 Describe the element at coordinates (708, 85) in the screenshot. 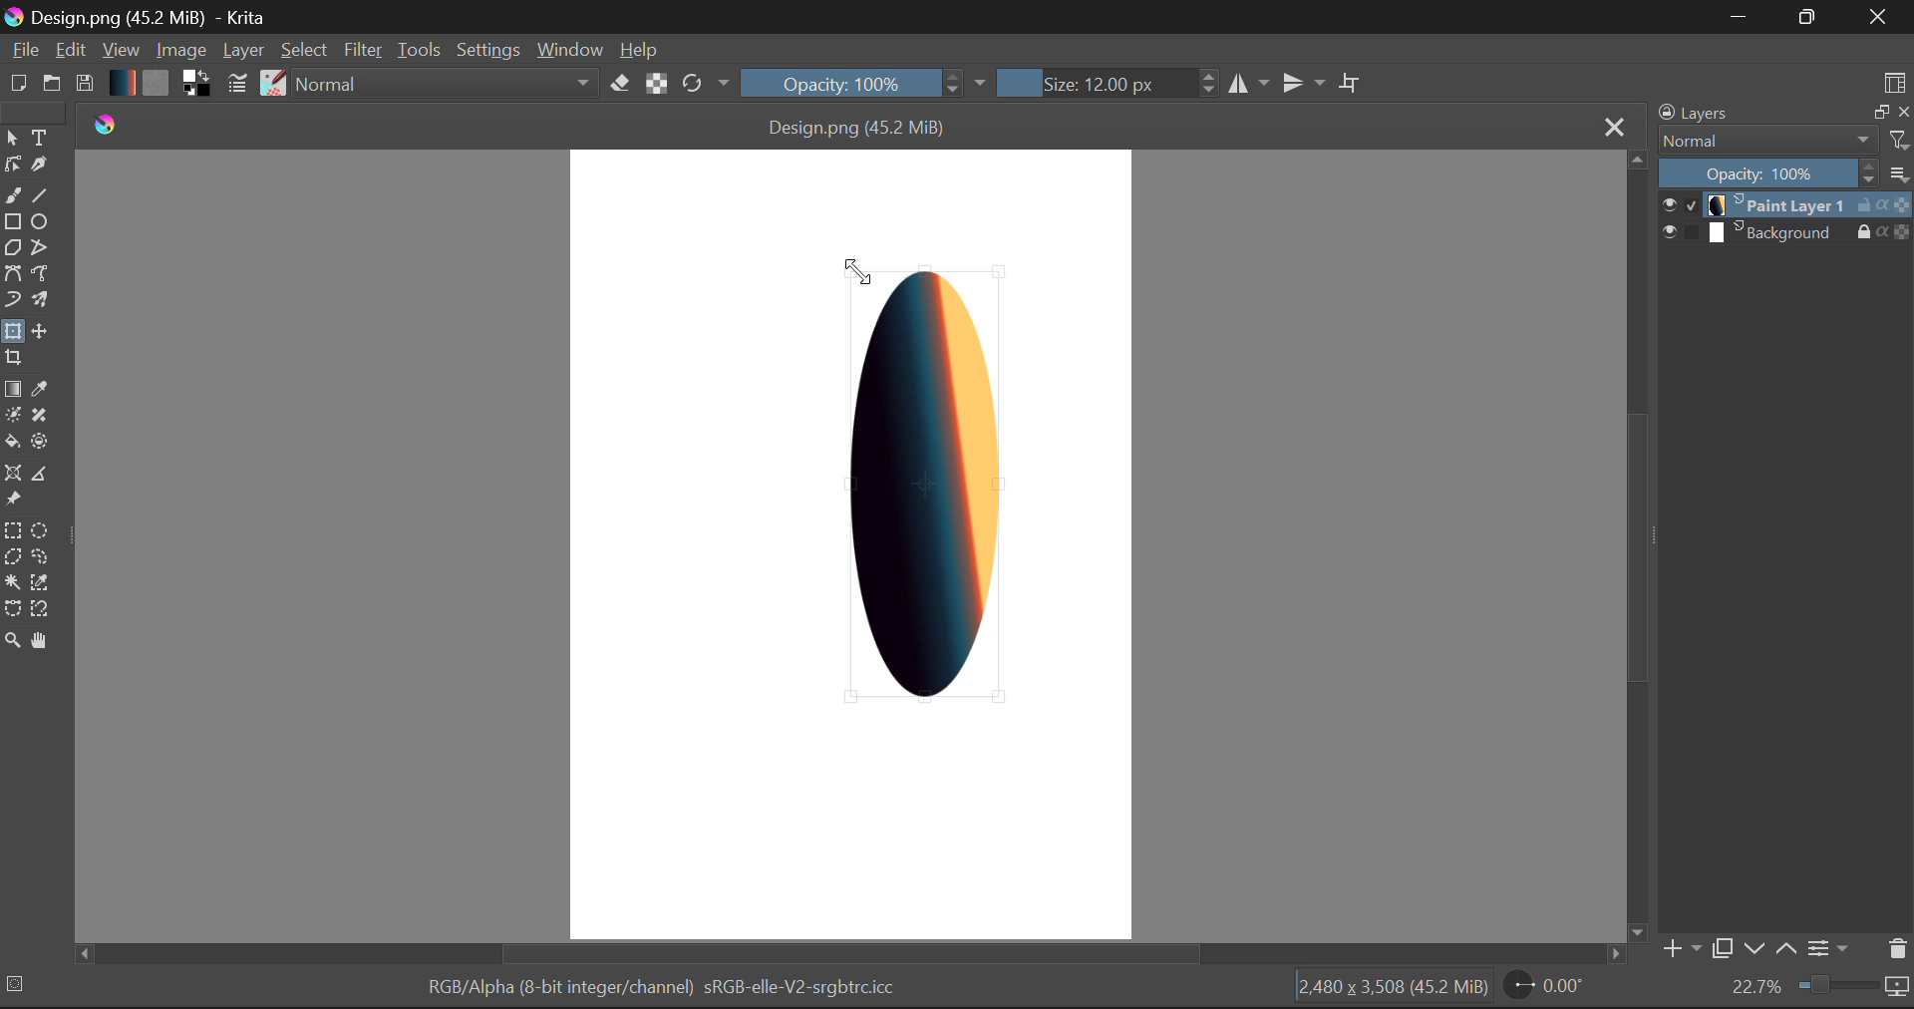

I see `Rotate` at that location.